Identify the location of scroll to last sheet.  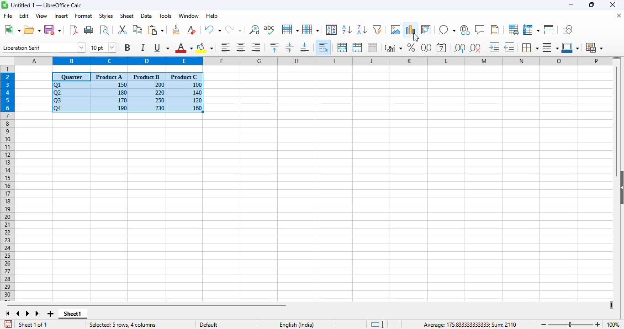
(38, 314).